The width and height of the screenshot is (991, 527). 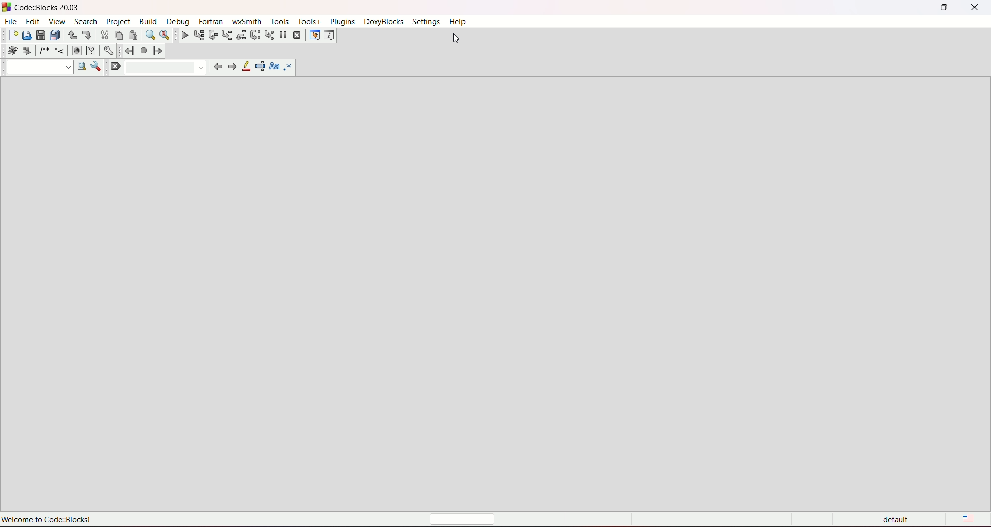 What do you see at coordinates (425, 22) in the screenshot?
I see `settings` at bounding box center [425, 22].